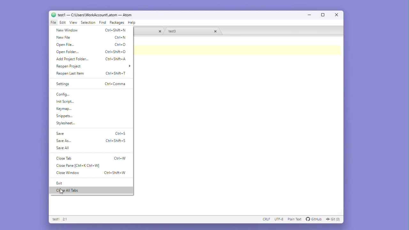  What do you see at coordinates (54, 23) in the screenshot?
I see `File` at bounding box center [54, 23].